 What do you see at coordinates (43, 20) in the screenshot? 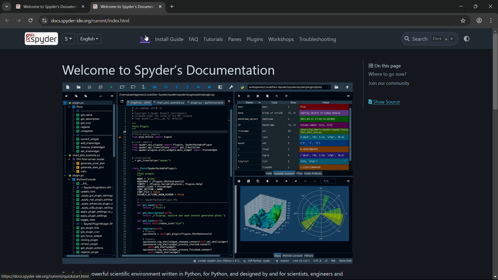
I see `customize settings` at bounding box center [43, 20].